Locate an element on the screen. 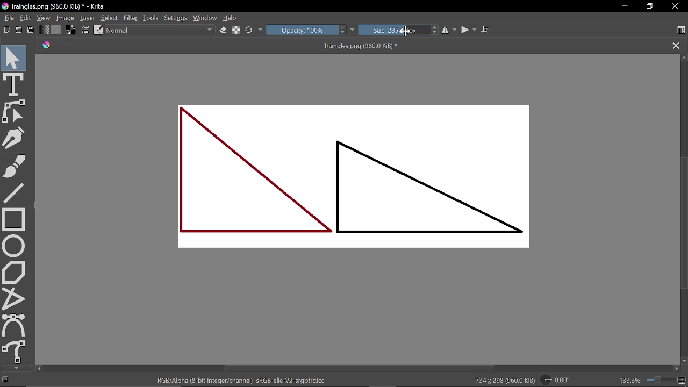 This screenshot has width=688, height=387. Image is located at coordinates (65, 18).